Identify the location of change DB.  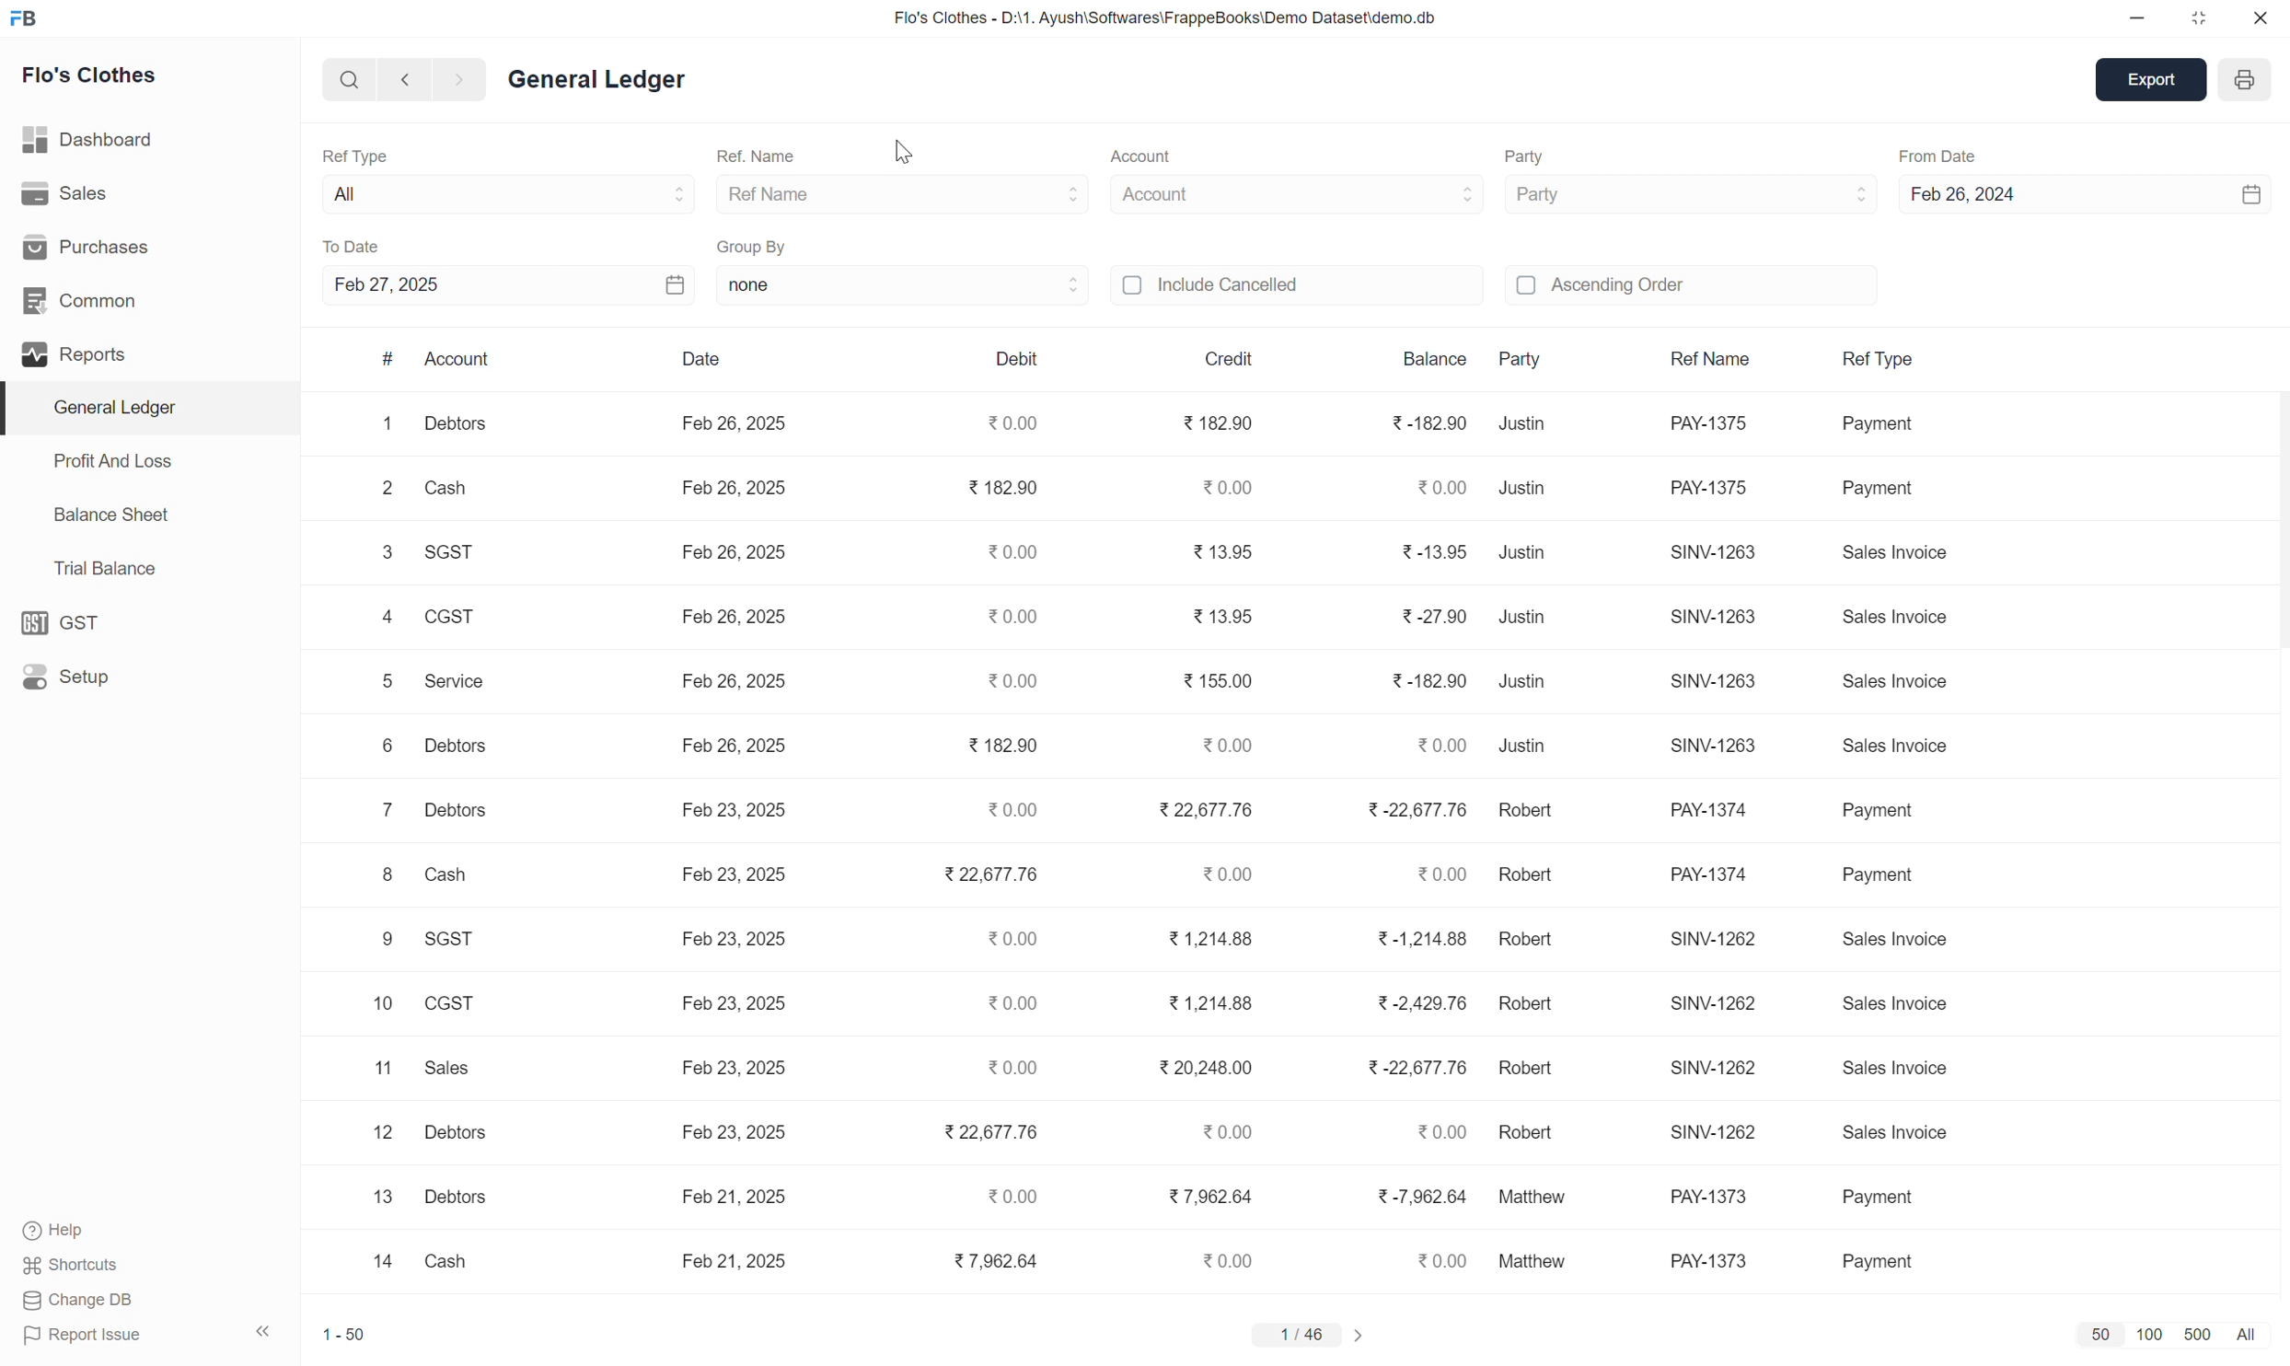
(82, 1300).